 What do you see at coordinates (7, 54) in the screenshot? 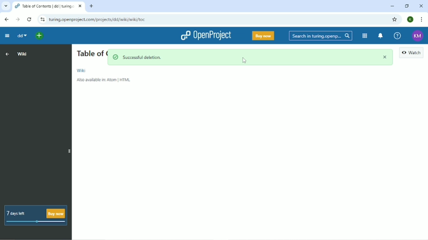
I see `Up` at bounding box center [7, 54].